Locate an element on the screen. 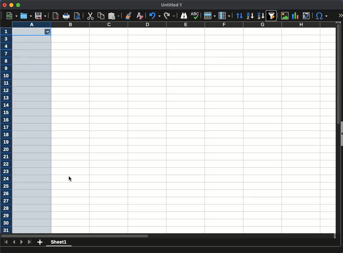 The width and height of the screenshot is (343, 253). clear formatting is located at coordinates (139, 16).